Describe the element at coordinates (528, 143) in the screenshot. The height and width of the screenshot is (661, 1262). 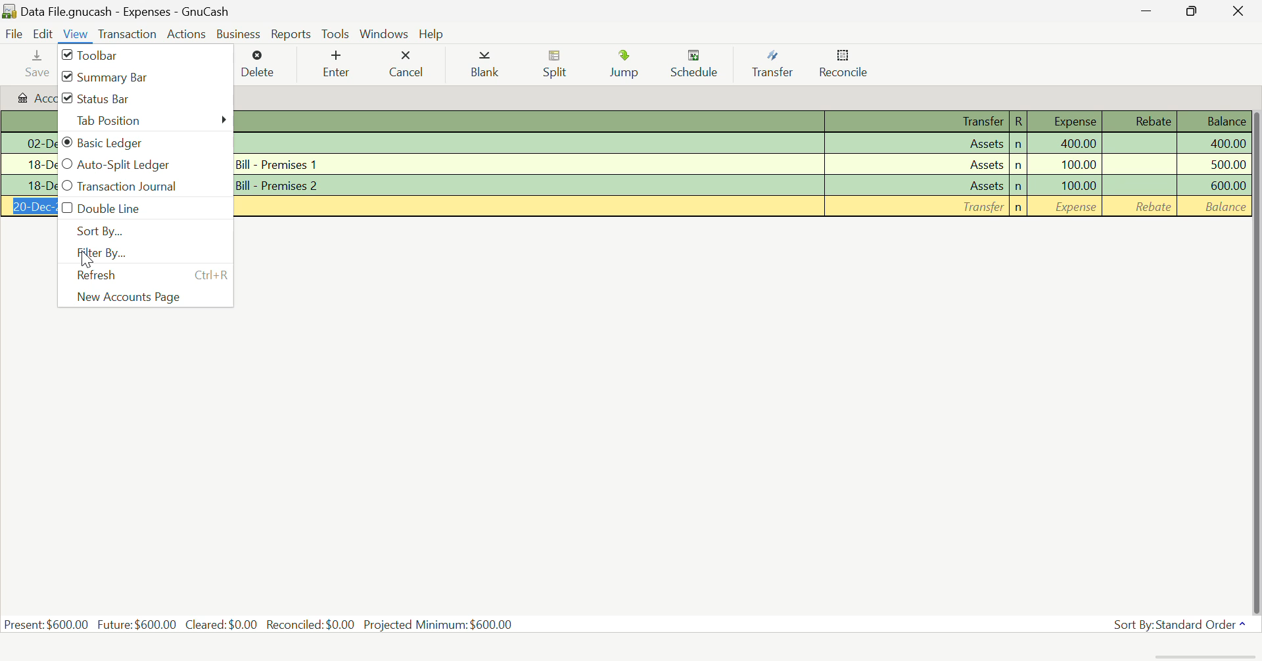
I see `Utilities` at that location.